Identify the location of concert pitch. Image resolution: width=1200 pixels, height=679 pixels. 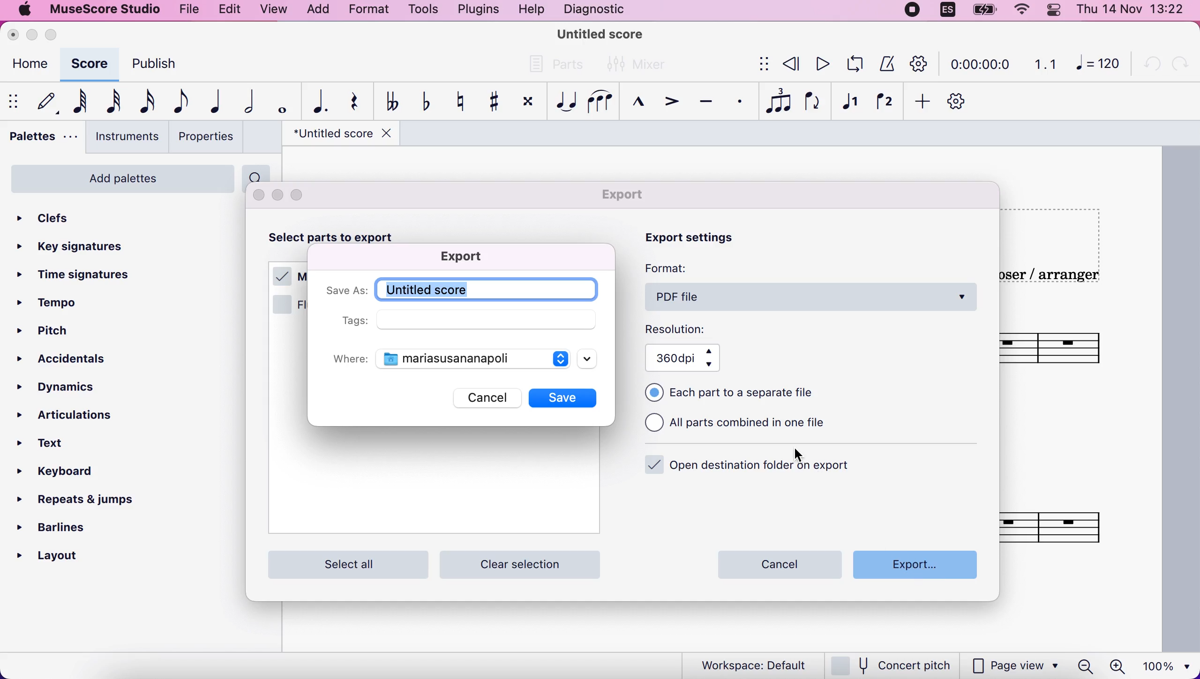
(893, 664).